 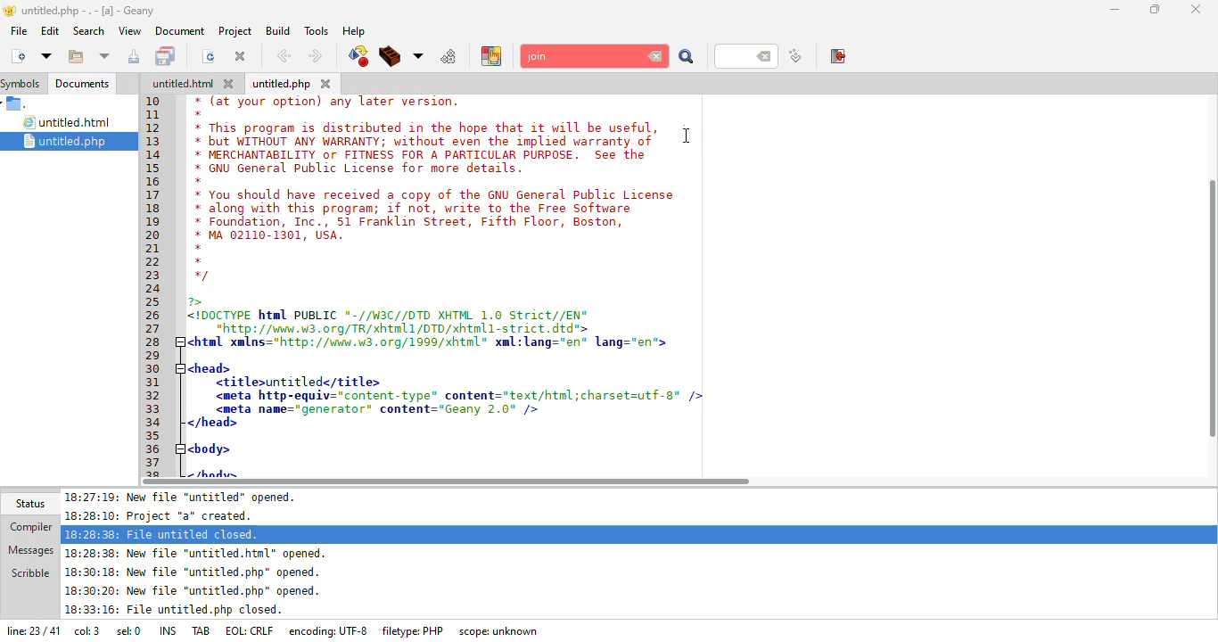 I want to click on <!DOCTYPE html PUBLIC "-//W3C//DTD XHTML 1.0 Strict//EN", so click(x=390, y=317).